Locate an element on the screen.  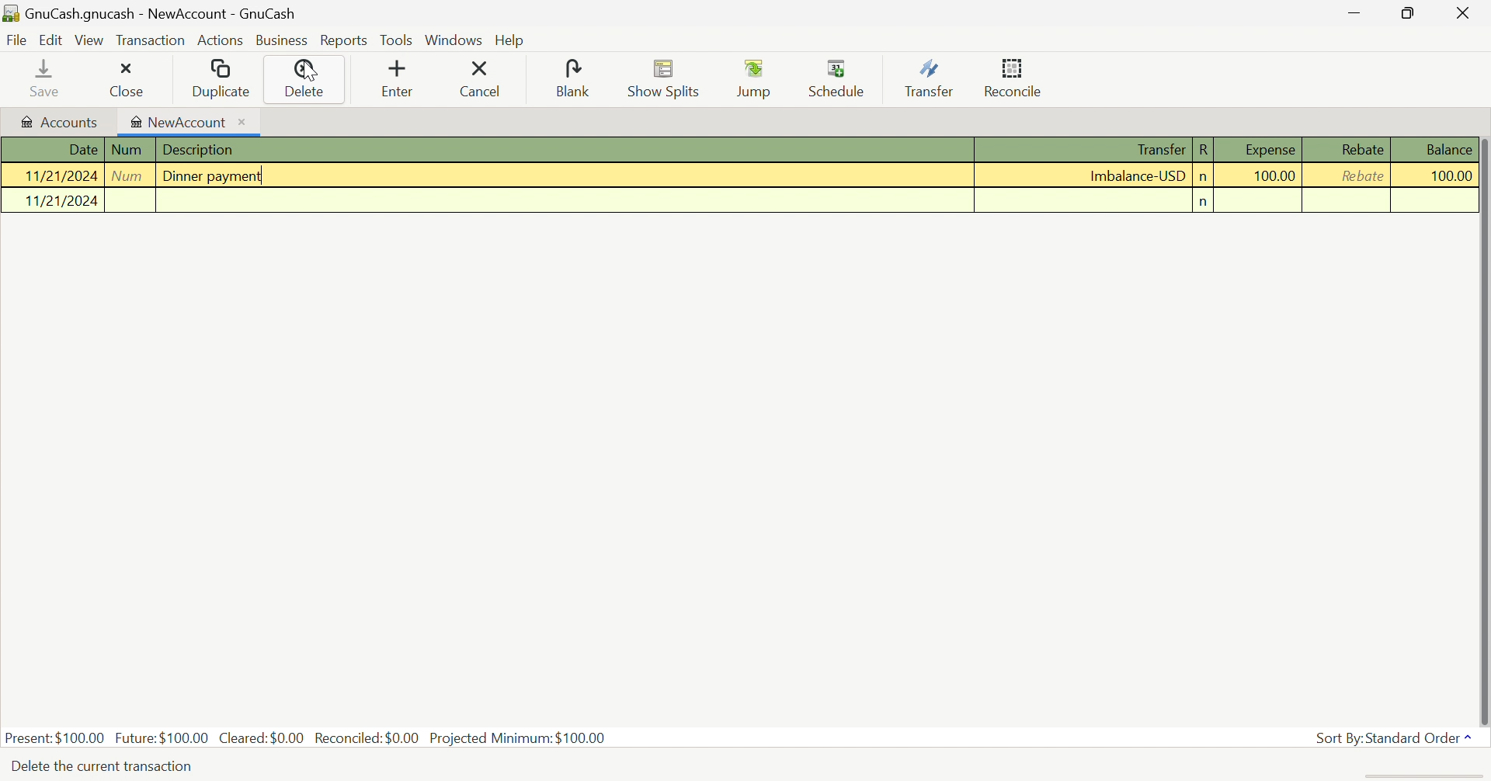
Transfer is located at coordinates (930, 77).